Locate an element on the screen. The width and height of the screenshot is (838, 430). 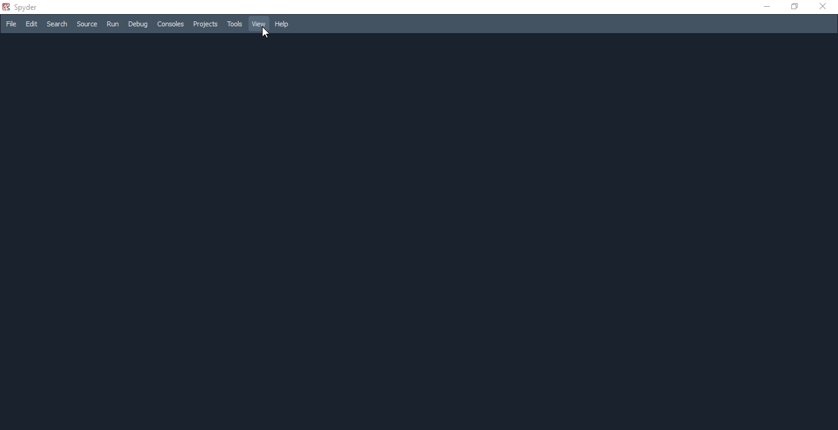
Debug is located at coordinates (137, 25).